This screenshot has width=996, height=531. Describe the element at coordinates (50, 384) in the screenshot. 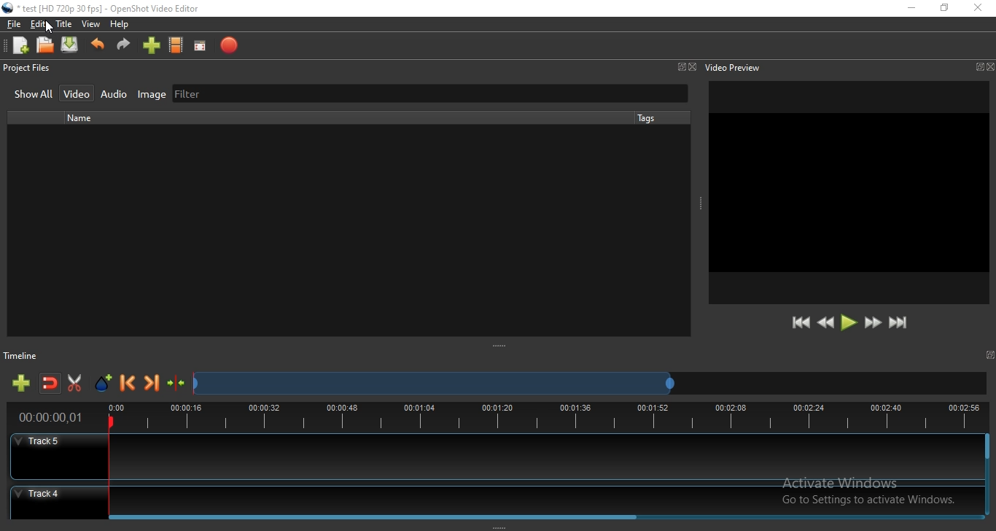

I see `Disable snapping` at that location.